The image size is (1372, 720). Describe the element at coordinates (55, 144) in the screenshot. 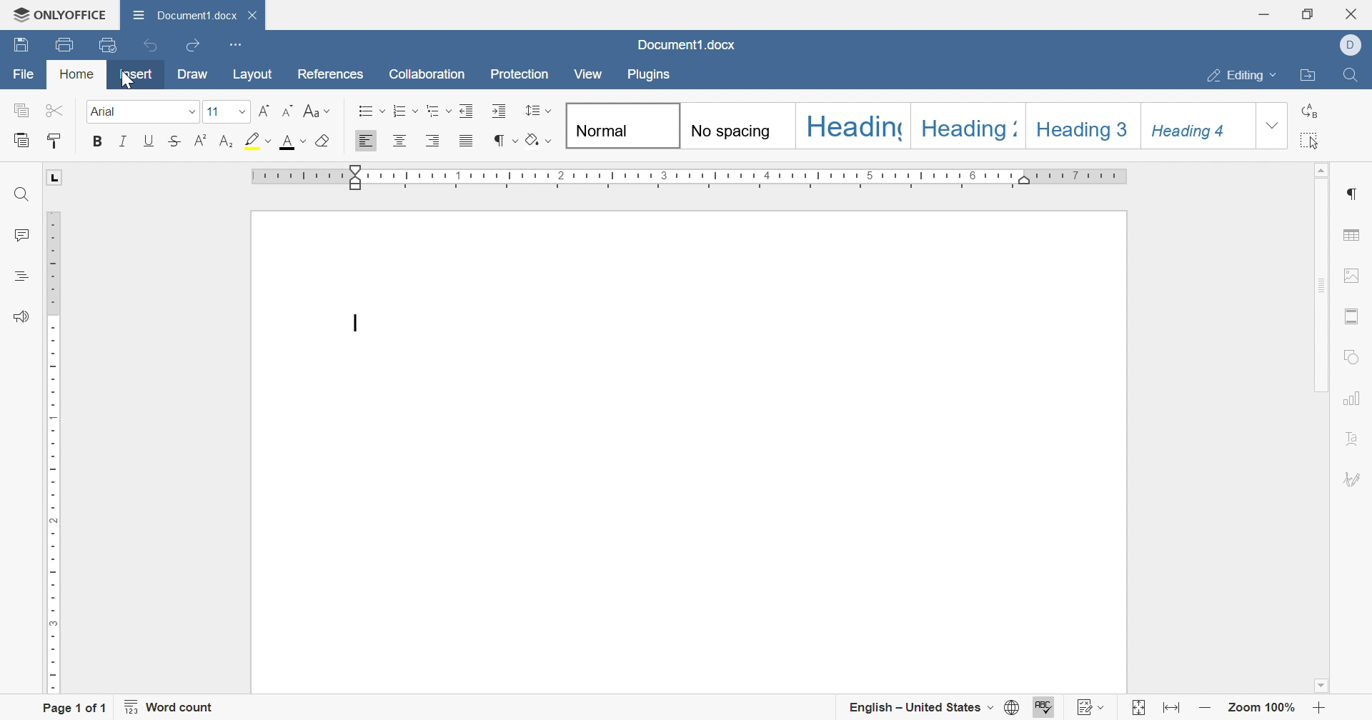

I see `Copy Style` at that location.